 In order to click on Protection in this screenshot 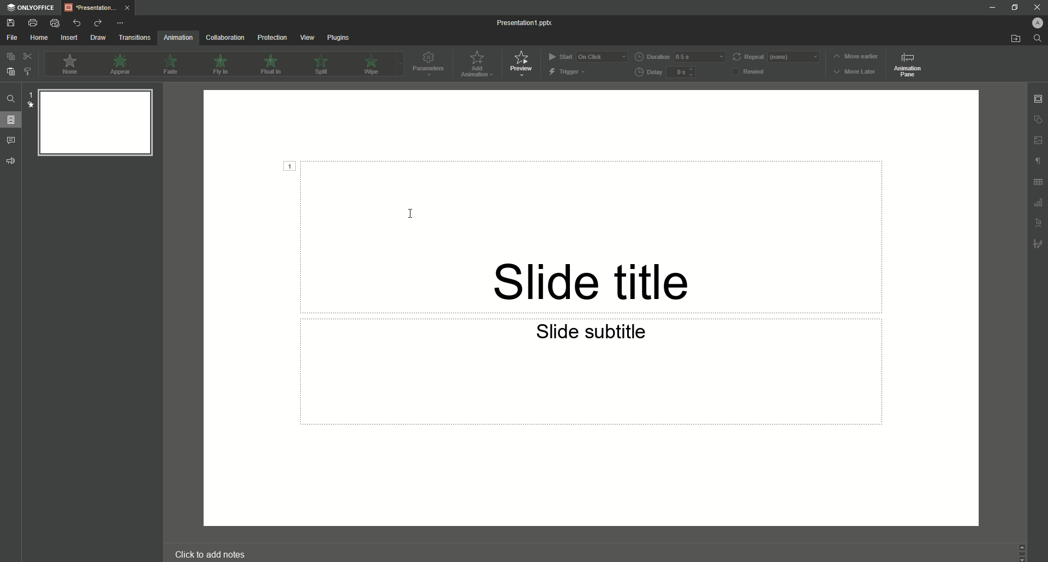, I will do `click(272, 39)`.